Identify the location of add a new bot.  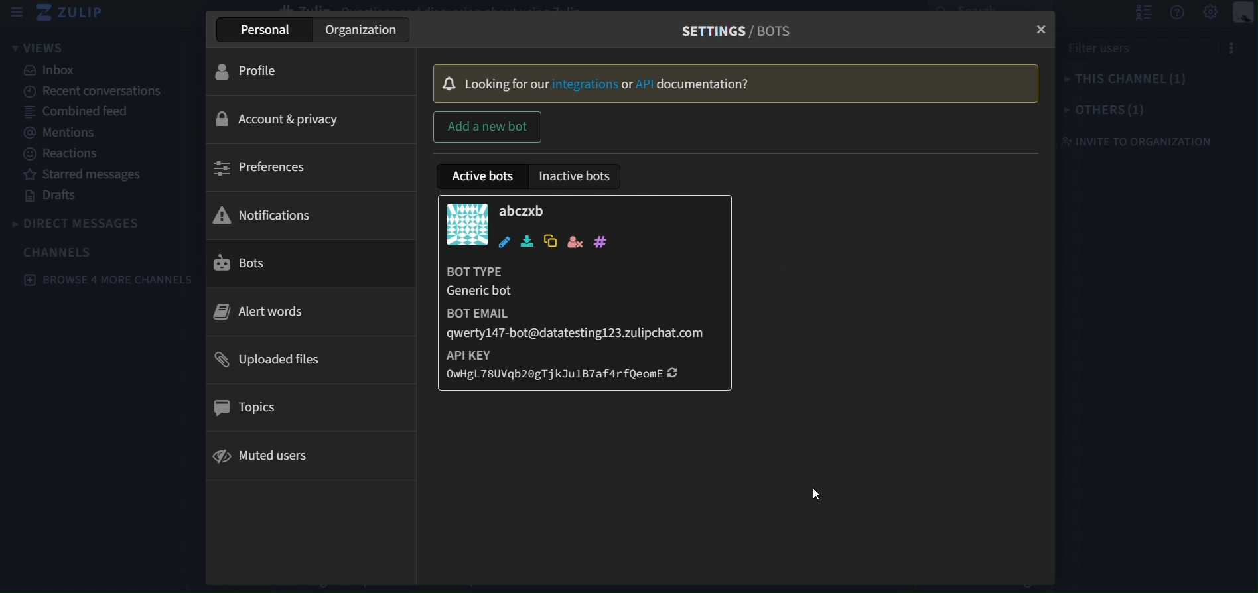
(492, 125).